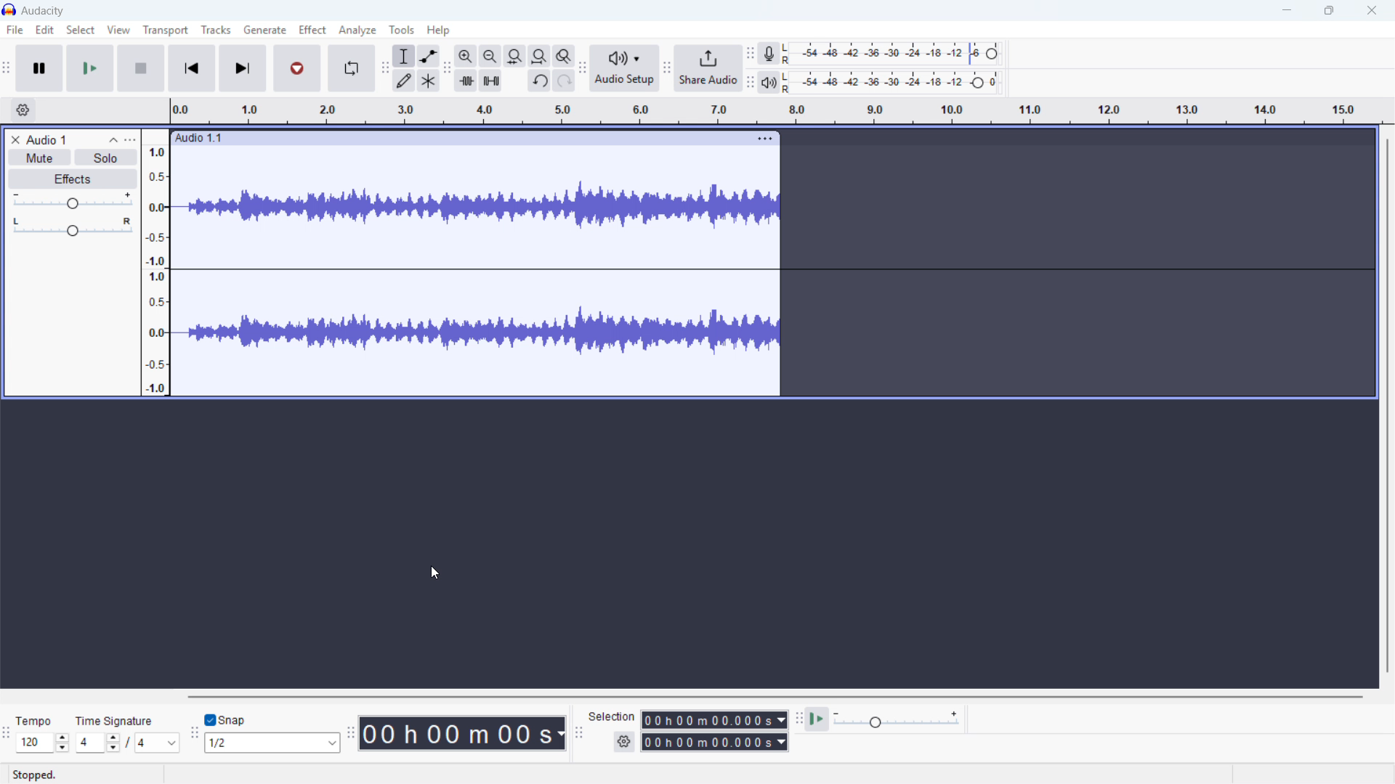 This screenshot has width=1395, height=784. What do you see at coordinates (434, 573) in the screenshot?
I see `Cursor ` at bounding box center [434, 573].